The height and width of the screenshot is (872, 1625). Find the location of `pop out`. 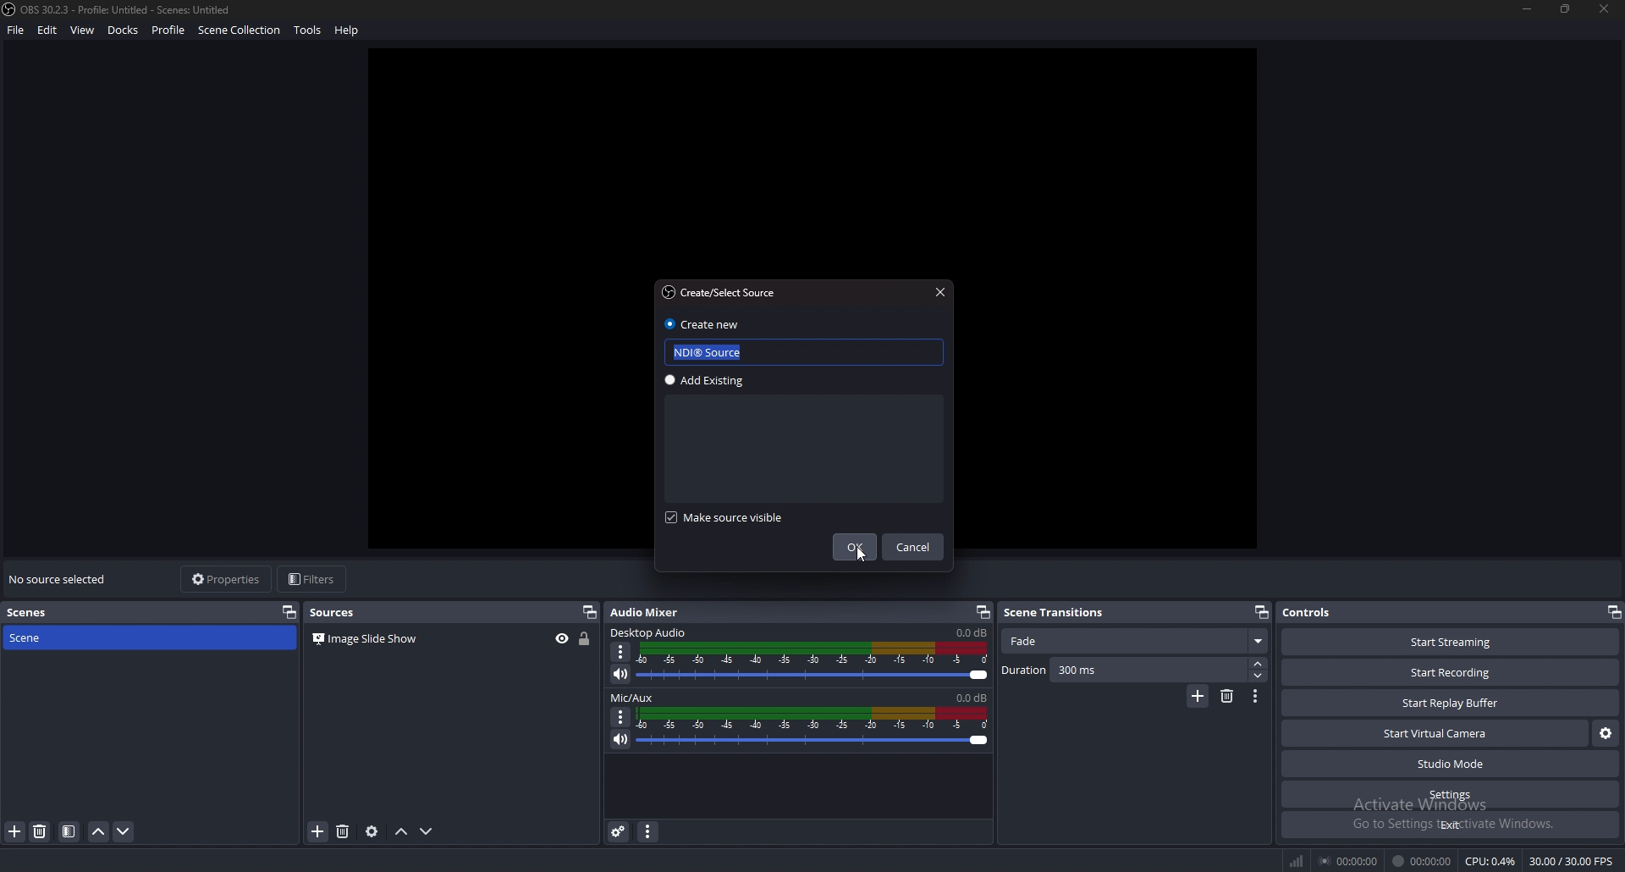

pop out is located at coordinates (1262, 612).